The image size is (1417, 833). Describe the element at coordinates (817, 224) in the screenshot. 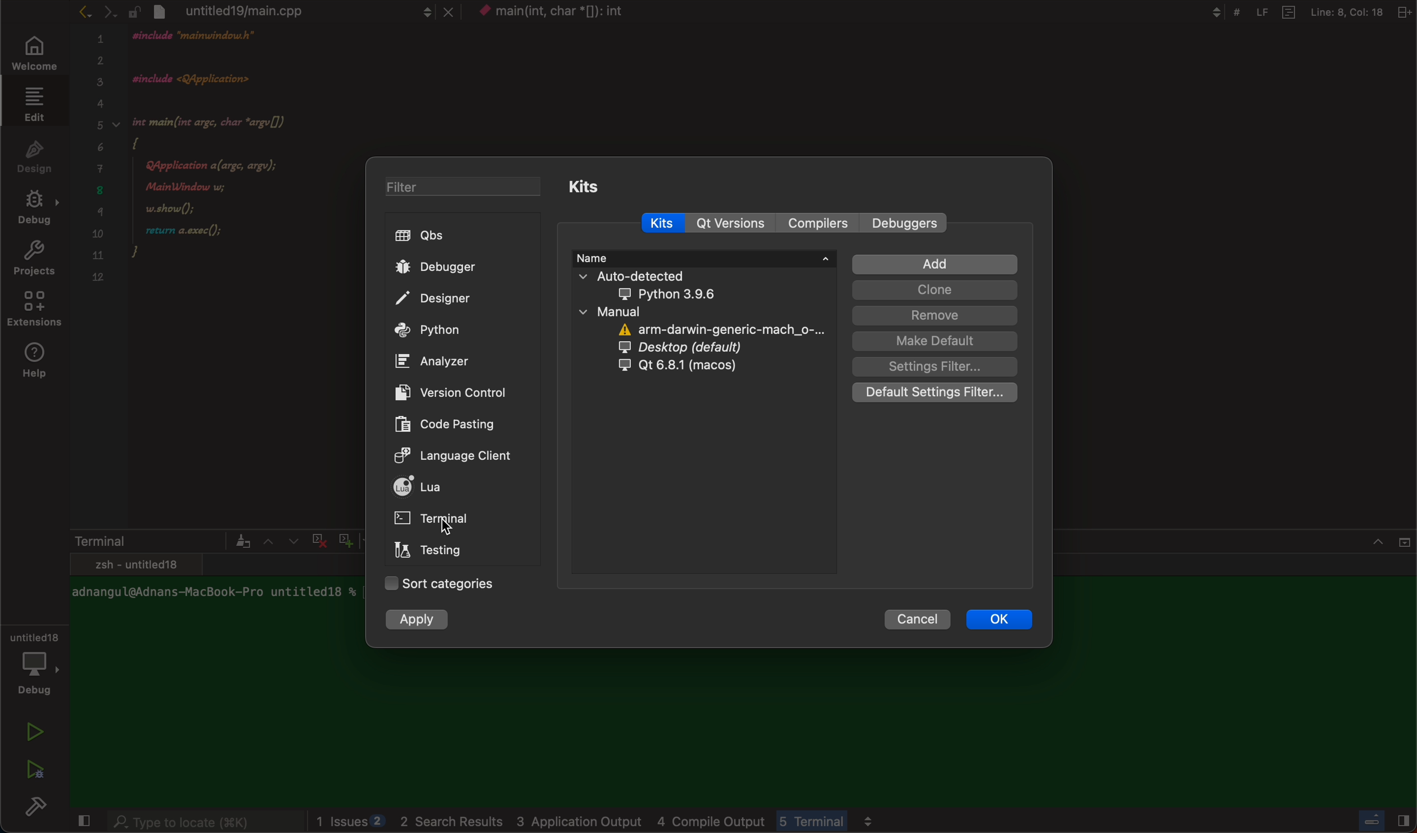

I see `compilers` at that location.